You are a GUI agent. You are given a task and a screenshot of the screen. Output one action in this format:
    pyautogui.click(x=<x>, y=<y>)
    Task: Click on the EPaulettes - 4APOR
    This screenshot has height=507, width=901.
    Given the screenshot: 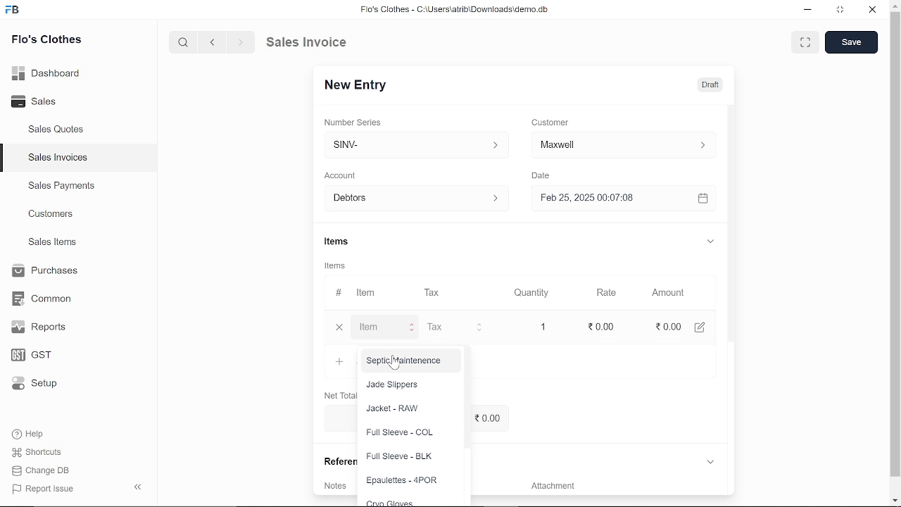 What is the action you would take?
    pyautogui.click(x=401, y=481)
    